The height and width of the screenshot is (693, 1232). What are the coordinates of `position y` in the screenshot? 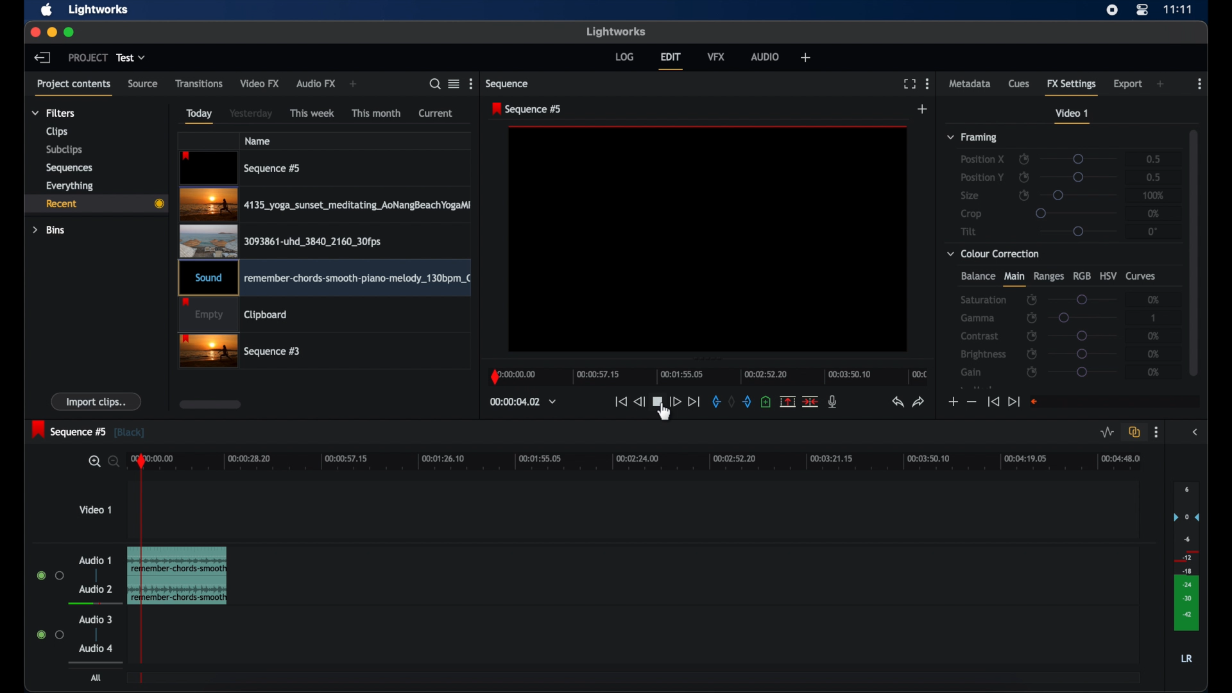 It's located at (982, 176).